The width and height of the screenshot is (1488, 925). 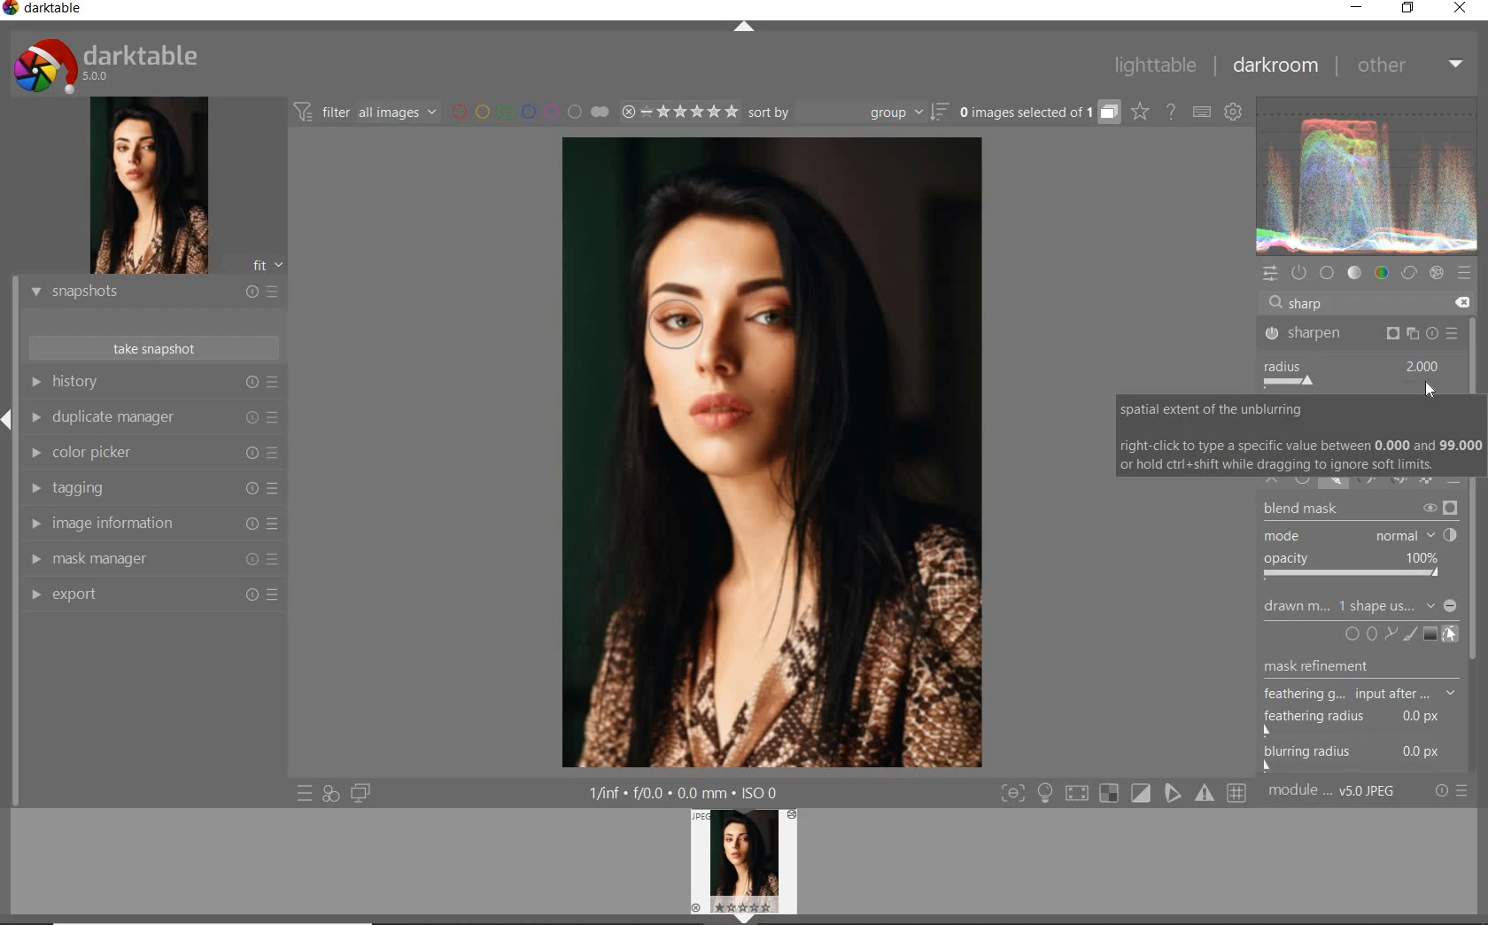 What do you see at coordinates (1040, 113) in the screenshot?
I see `grouped images` at bounding box center [1040, 113].